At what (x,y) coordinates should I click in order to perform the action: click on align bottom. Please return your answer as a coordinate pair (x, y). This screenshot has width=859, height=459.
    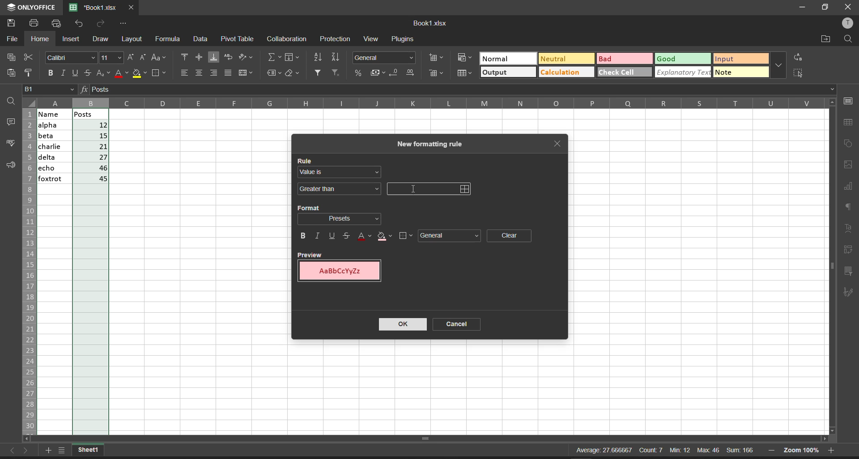
    Looking at the image, I should click on (212, 57).